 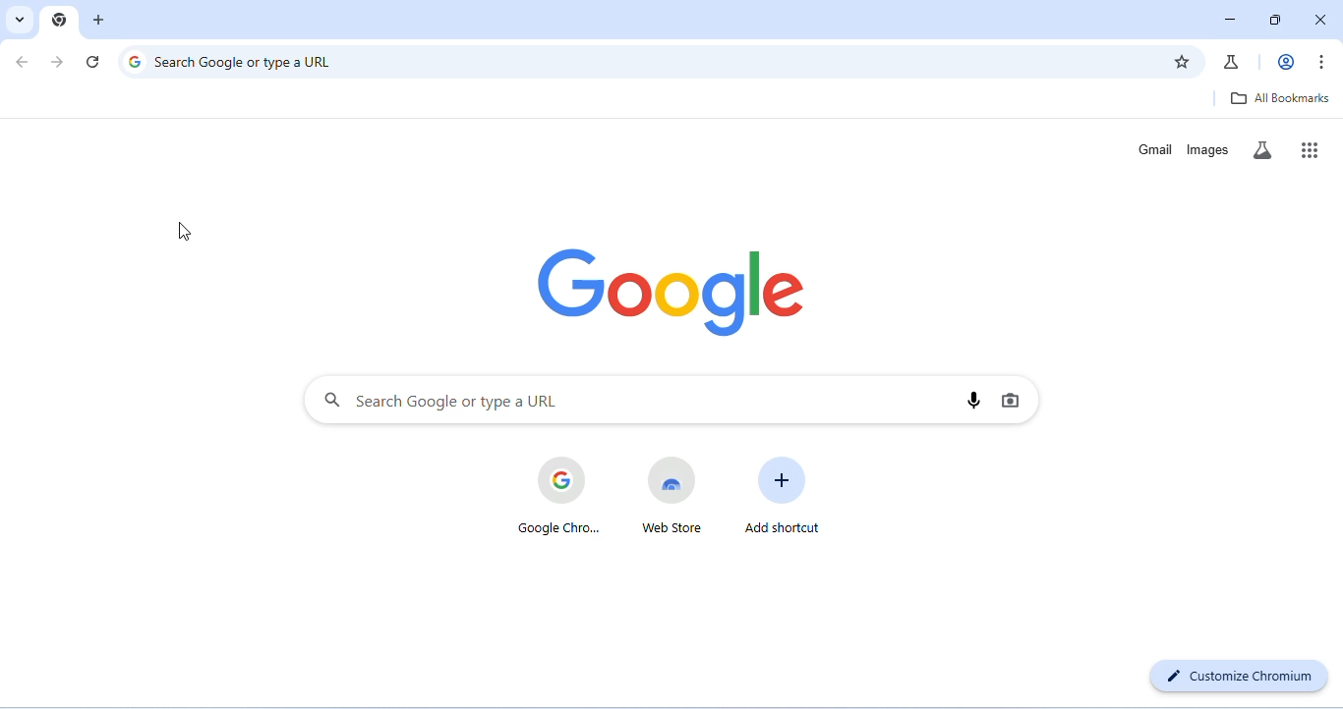 I want to click on cursor, so click(x=187, y=232).